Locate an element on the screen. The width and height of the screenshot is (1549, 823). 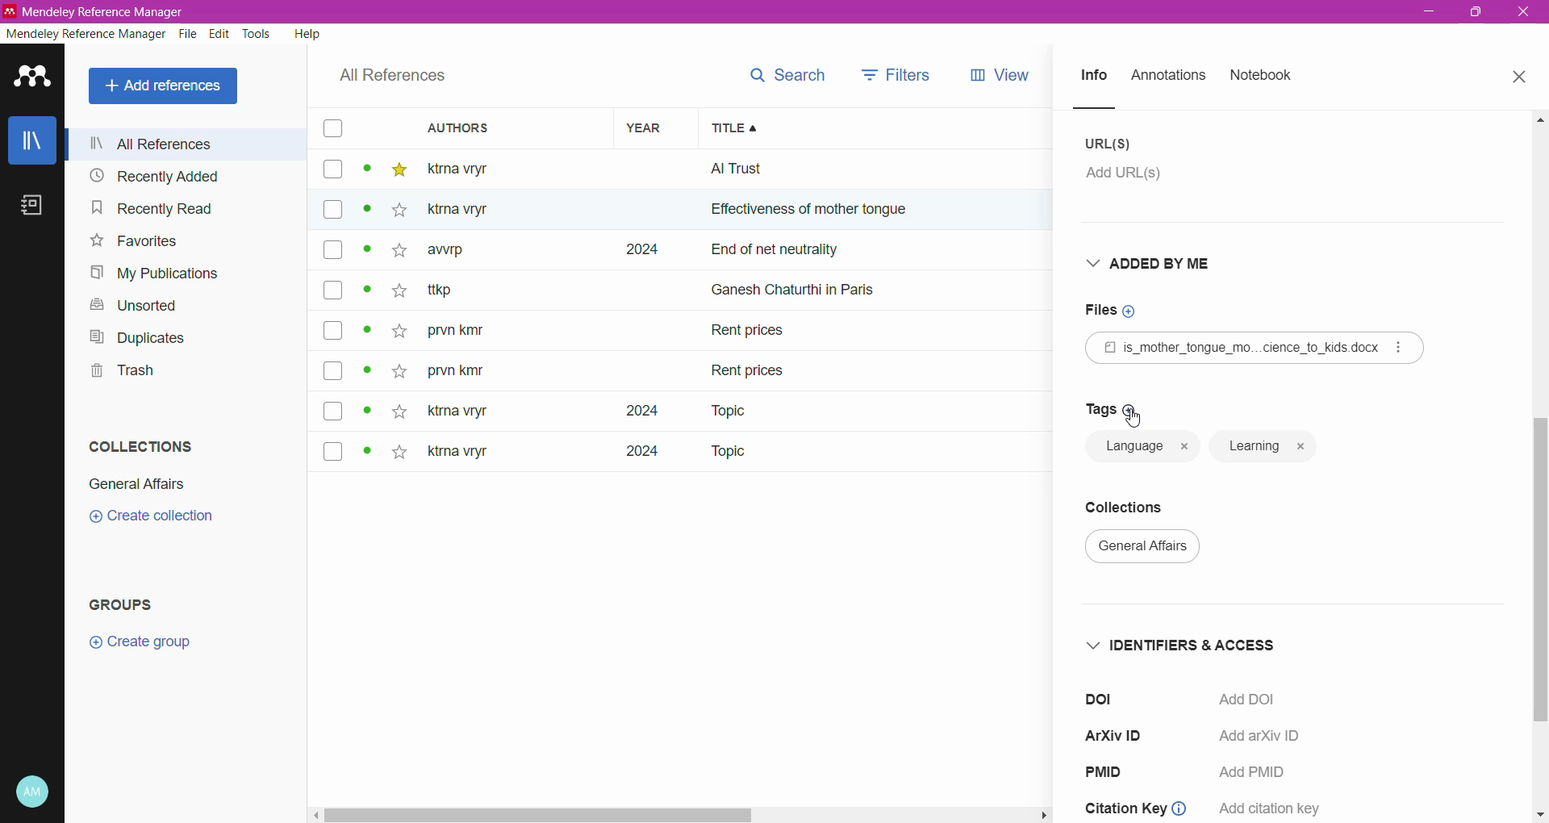
doi is located at coordinates (1103, 699).